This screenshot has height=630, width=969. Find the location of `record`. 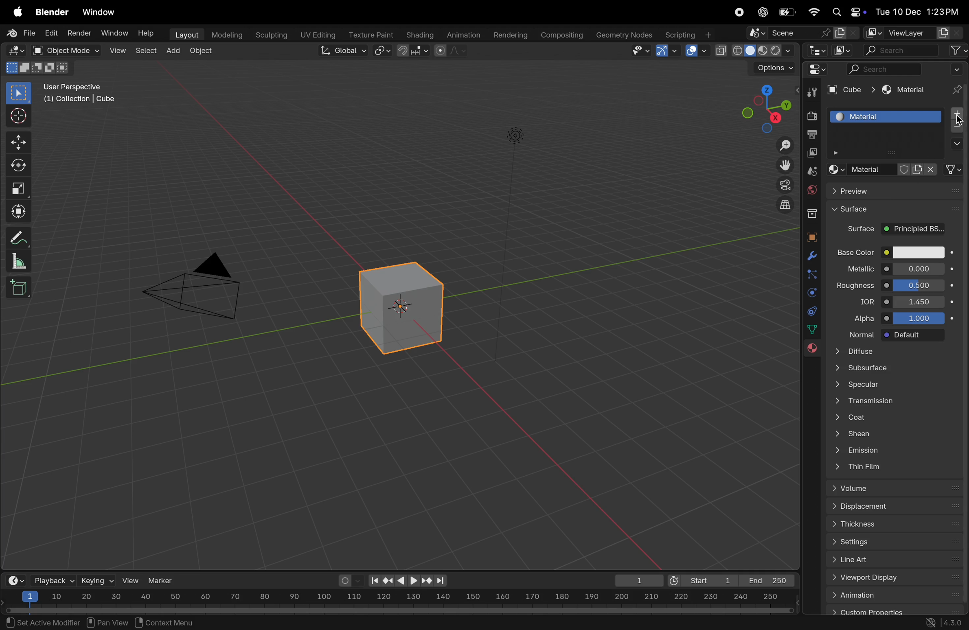

record is located at coordinates (739, 13).